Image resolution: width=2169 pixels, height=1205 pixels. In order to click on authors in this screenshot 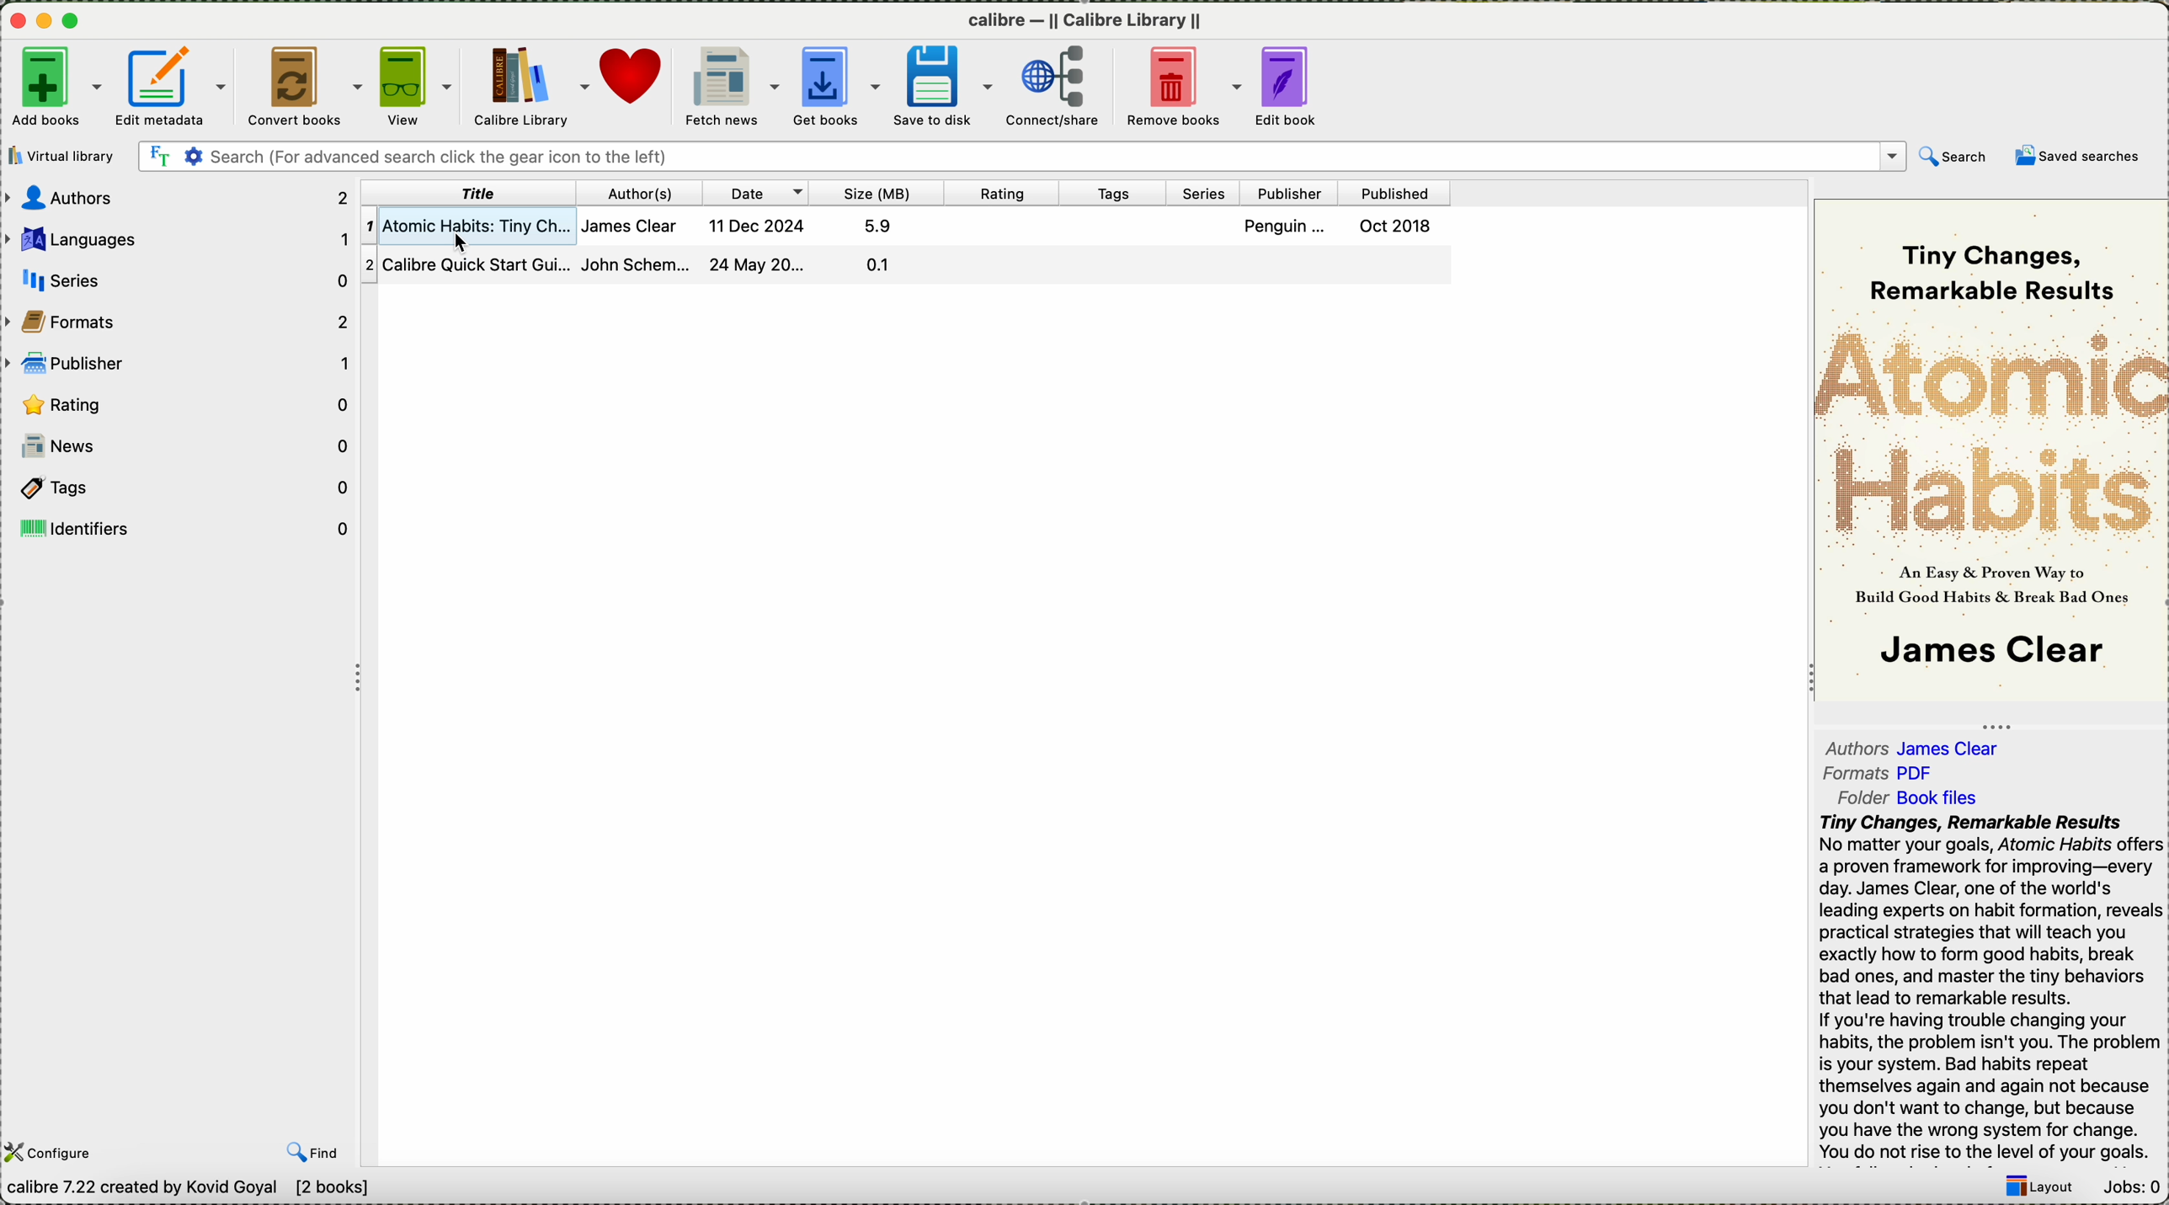, I will do `click(178, 197)`.